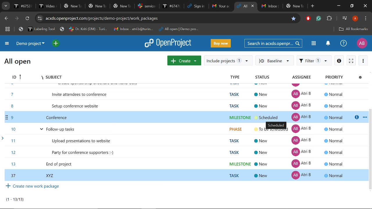 This screenshot has height=209, width=372. What do you see at coordinates (40, 19) in the screenshot?
I see `Cite info` at bounding box center [40, 19].